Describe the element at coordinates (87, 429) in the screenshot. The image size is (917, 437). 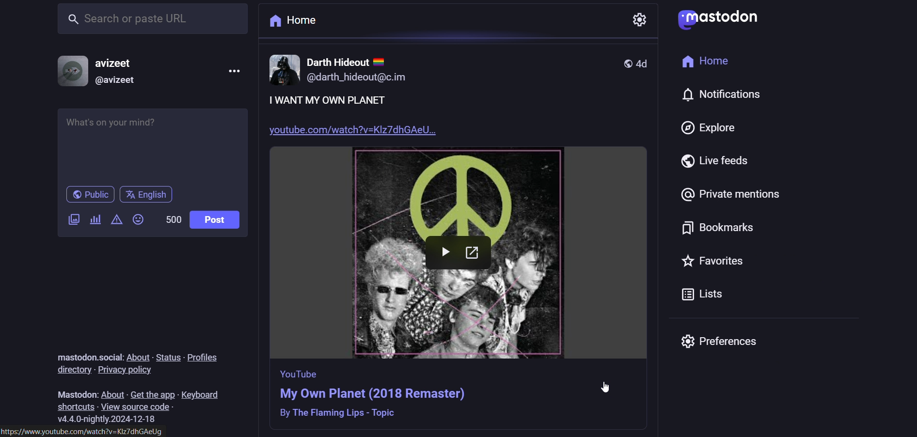
I see `https://www.youtube.com/watch` at that location.